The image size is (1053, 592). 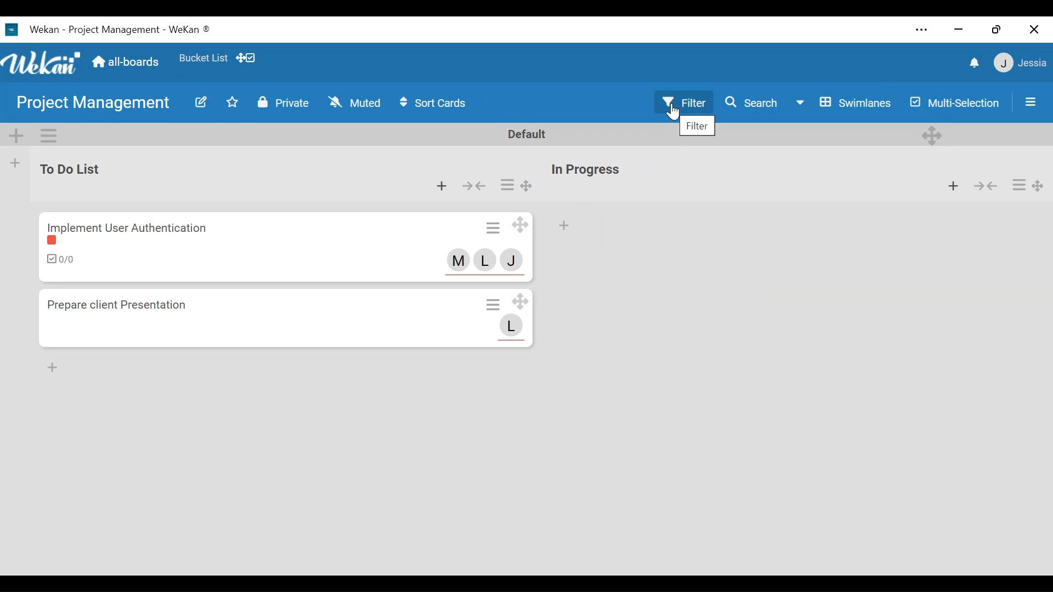 I want to click on Prepare client presentation, so click(x=126, y=307).